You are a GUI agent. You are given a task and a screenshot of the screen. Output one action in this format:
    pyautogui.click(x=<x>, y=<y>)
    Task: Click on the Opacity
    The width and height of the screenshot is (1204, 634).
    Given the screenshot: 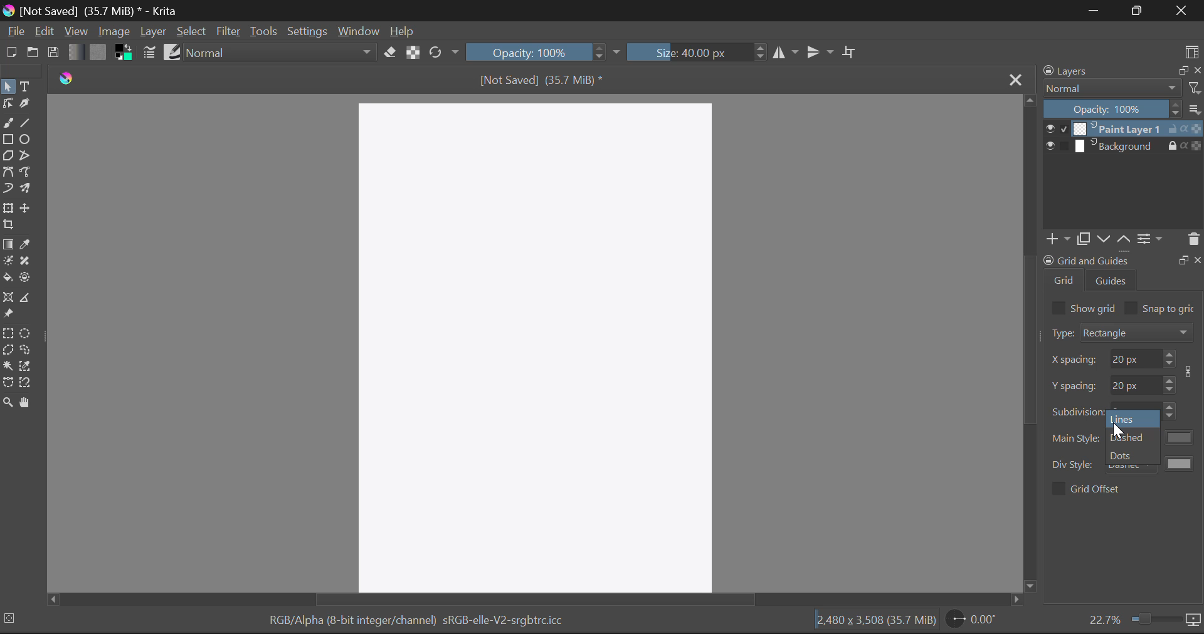 What is the action you would take?
    pyautogui.click(x=543, y=52)
    